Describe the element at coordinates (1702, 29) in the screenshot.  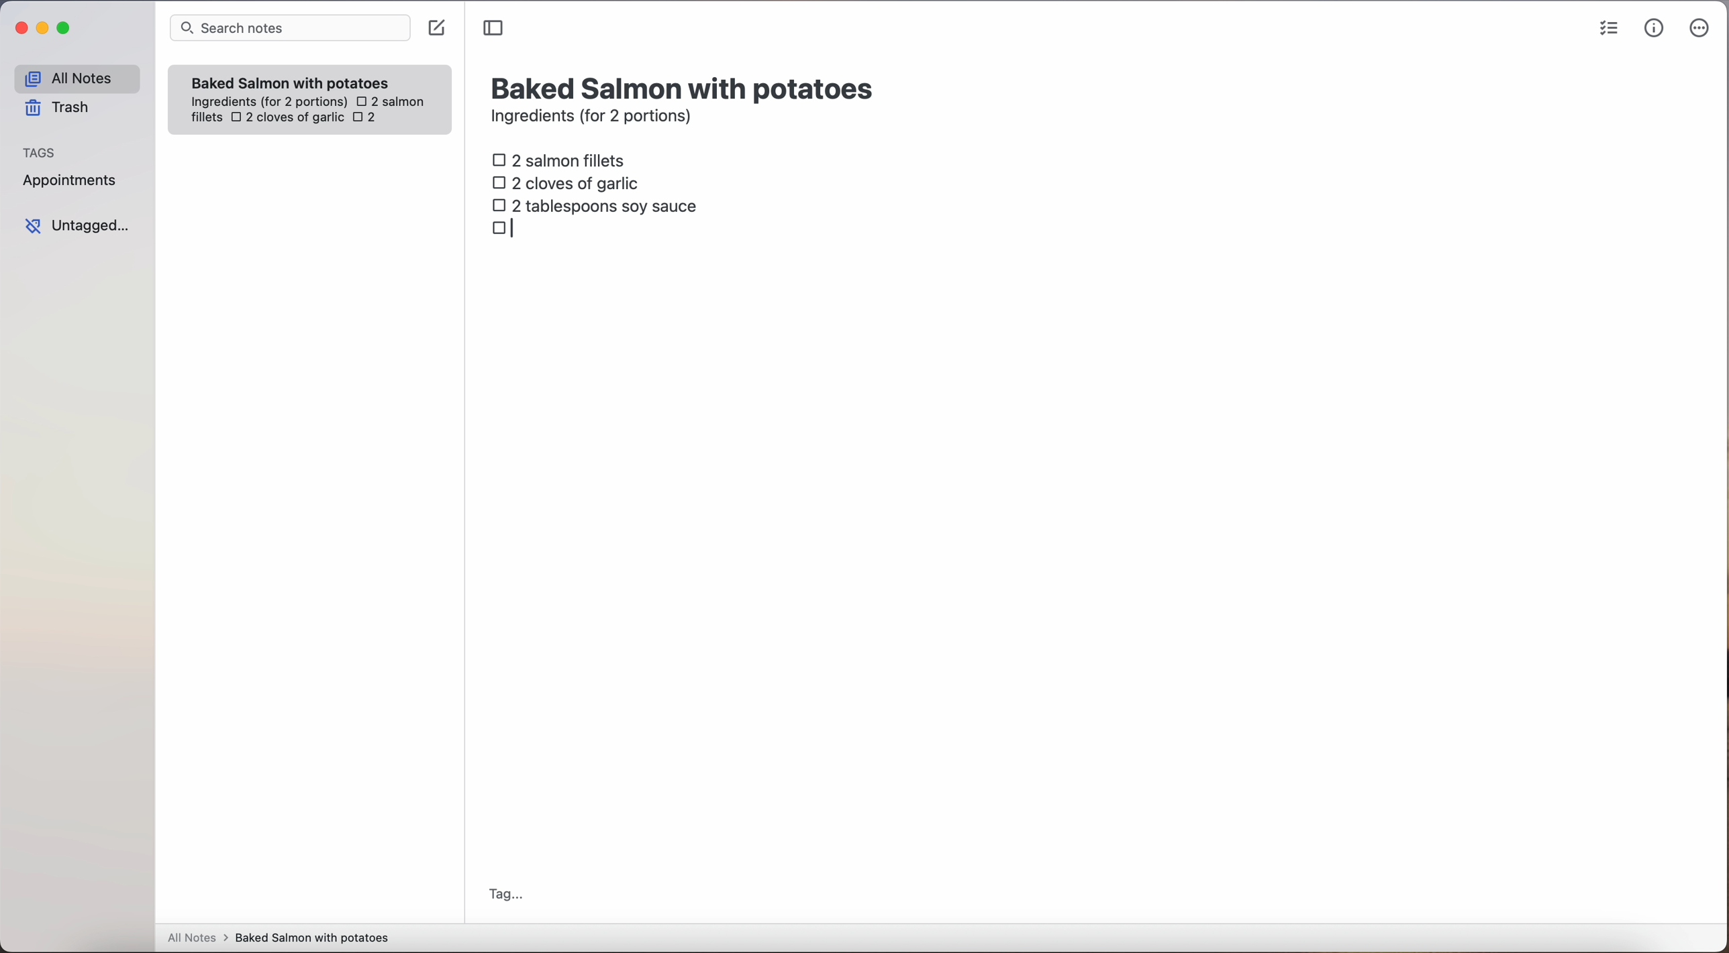
I see `more options` at that location.